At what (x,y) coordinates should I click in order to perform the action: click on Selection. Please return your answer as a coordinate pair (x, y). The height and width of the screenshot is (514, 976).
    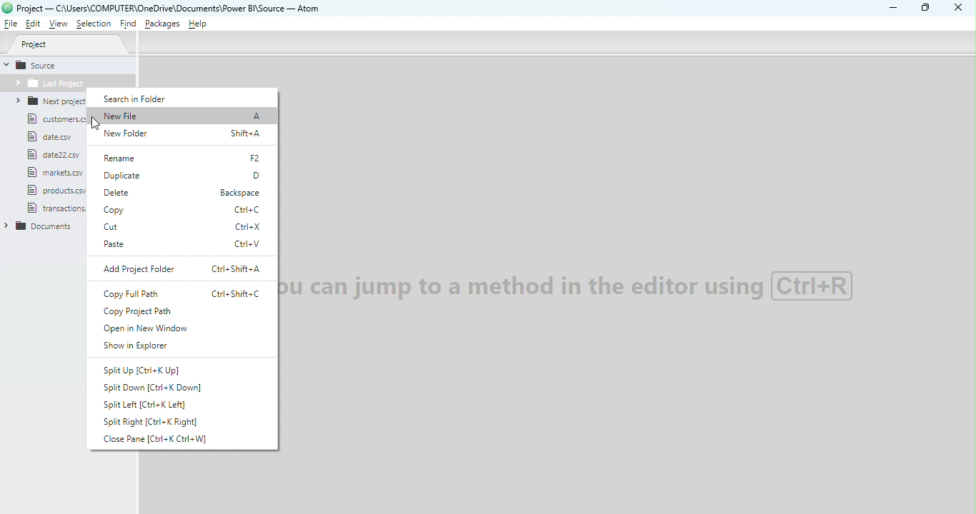
    Looking at the image, I should click on (94, 24).